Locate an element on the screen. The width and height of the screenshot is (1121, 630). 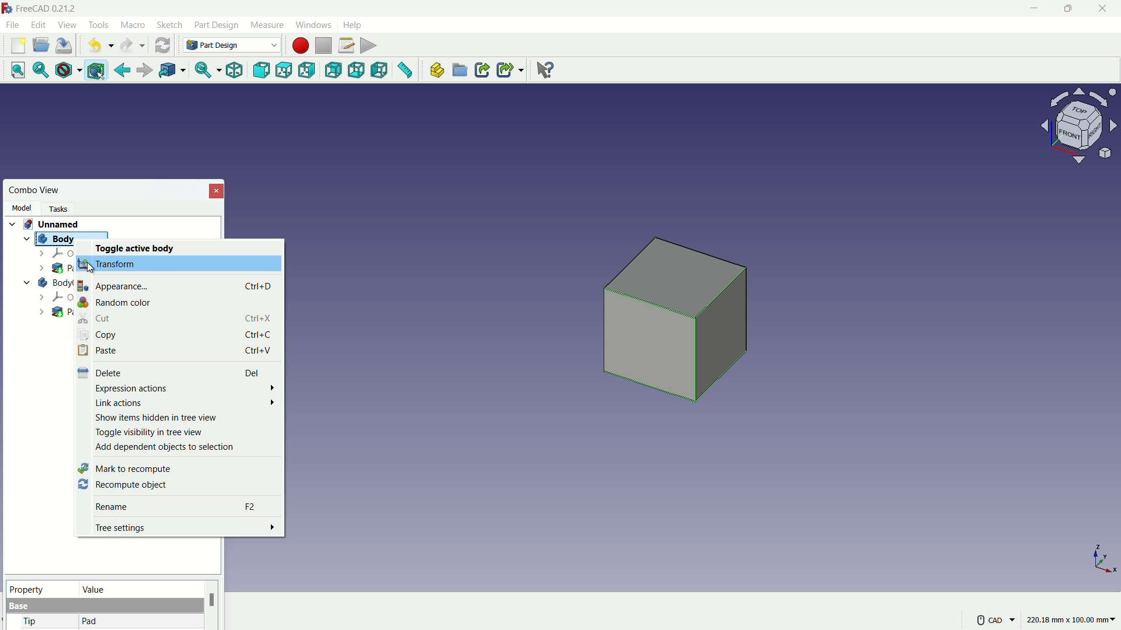
go back is located at coordinates (123, 71).